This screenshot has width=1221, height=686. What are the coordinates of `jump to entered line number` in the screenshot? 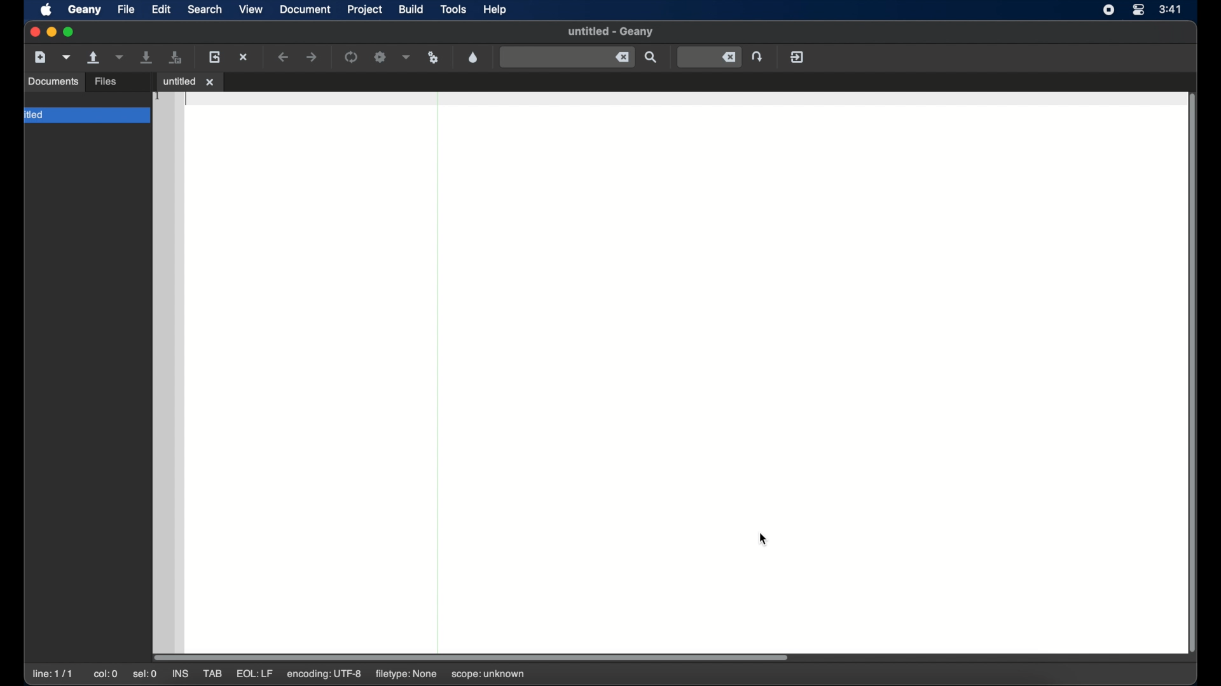 It's located at (757, 57).